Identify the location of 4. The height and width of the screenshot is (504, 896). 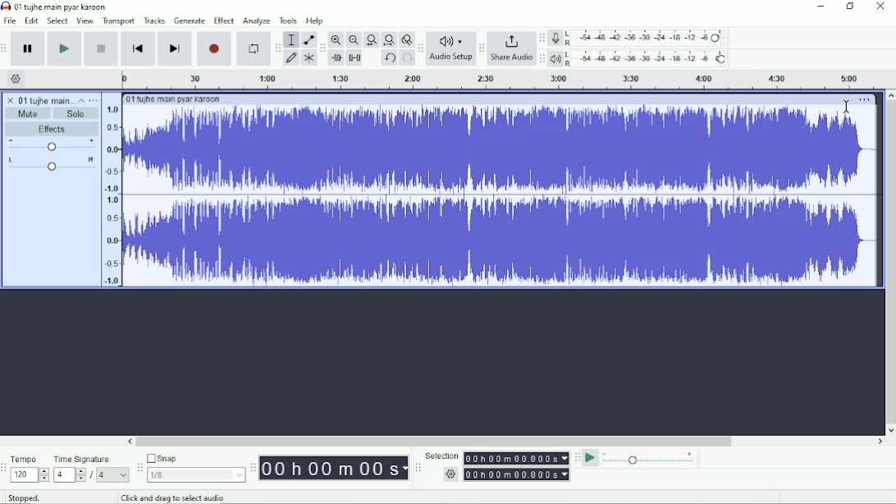
(69, 476).